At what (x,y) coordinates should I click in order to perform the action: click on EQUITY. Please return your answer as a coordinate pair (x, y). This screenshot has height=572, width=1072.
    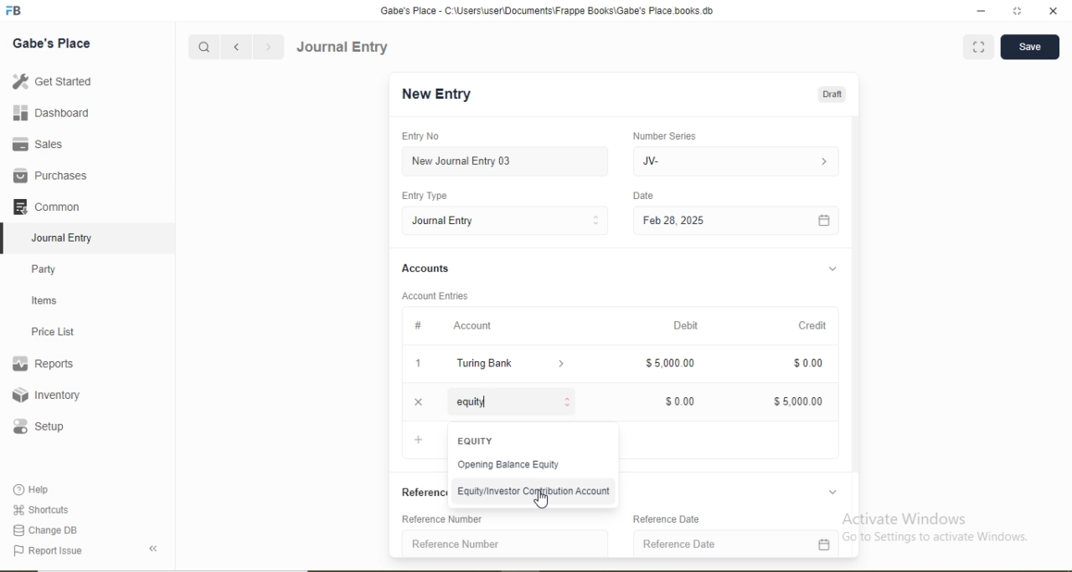
    Looking at the image, I should click on (475, 439).